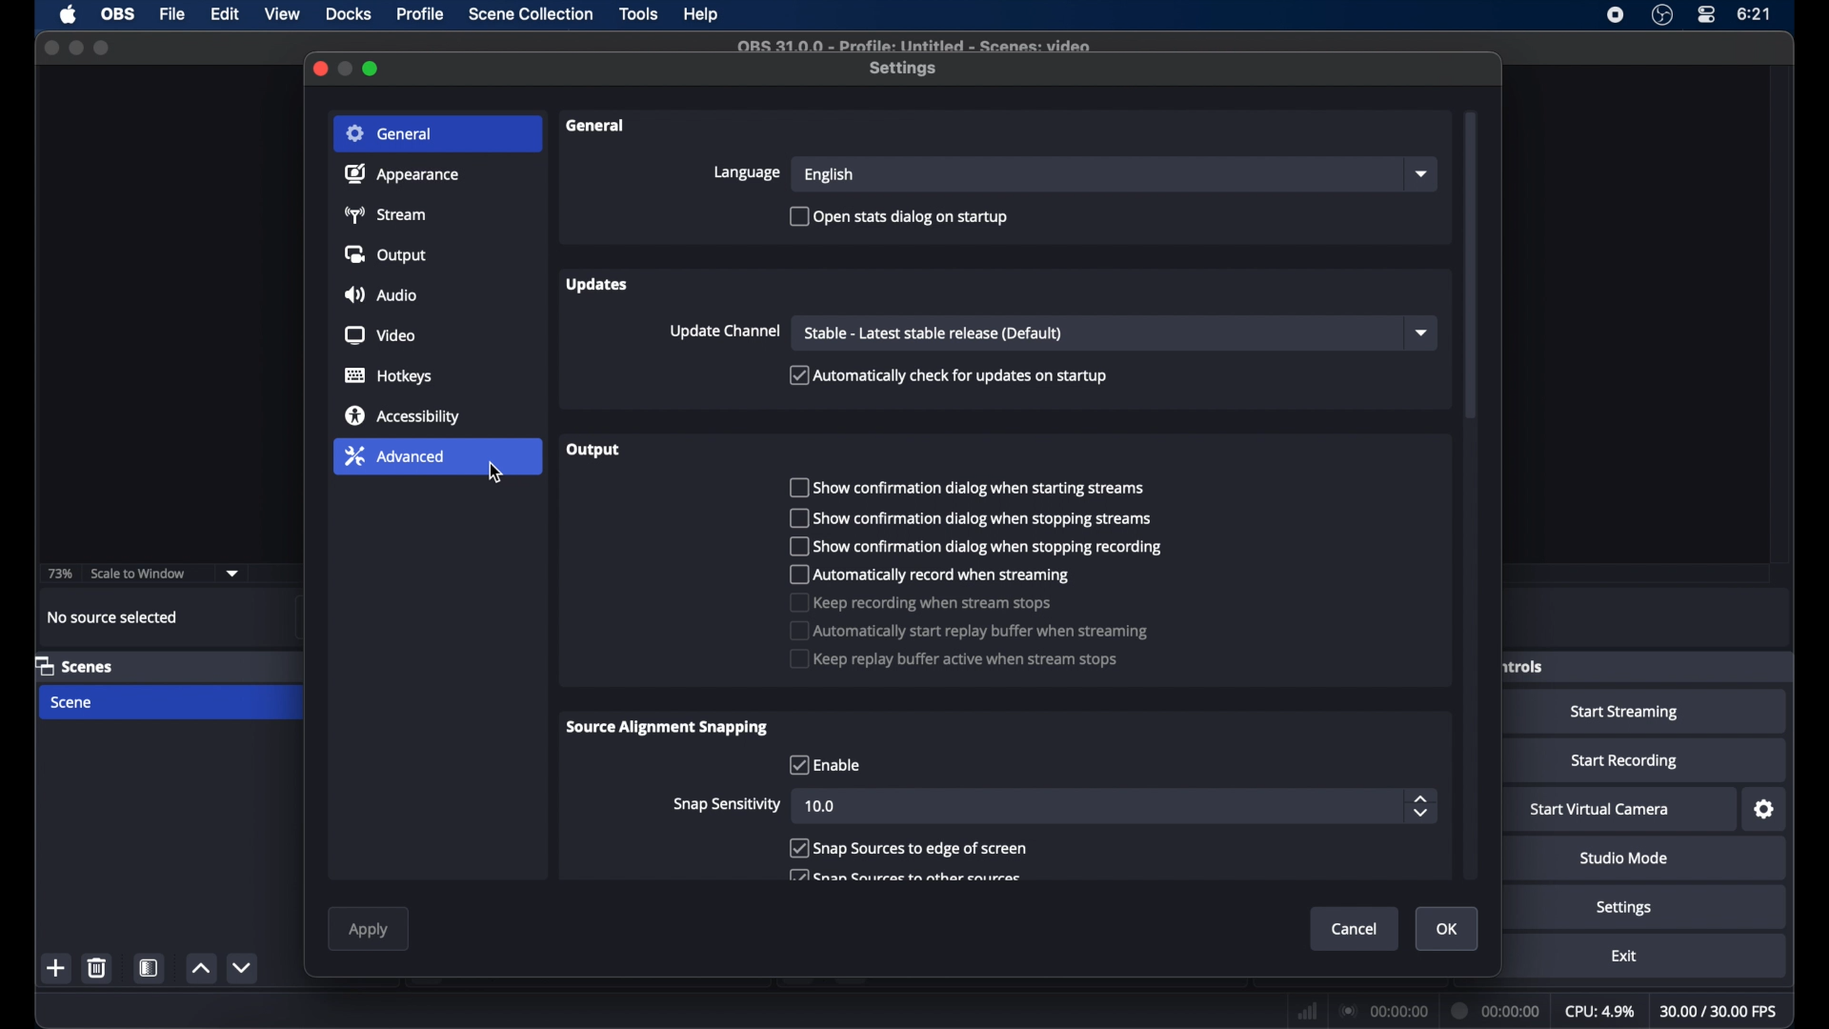 The width and height of the screenshot is (1829, 1029). I want to click on updates, so click(599, 285).